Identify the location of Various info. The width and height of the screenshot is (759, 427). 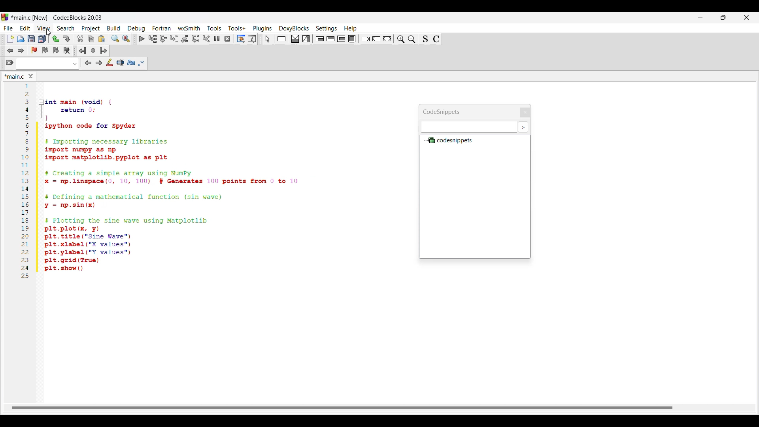
(252, 39).